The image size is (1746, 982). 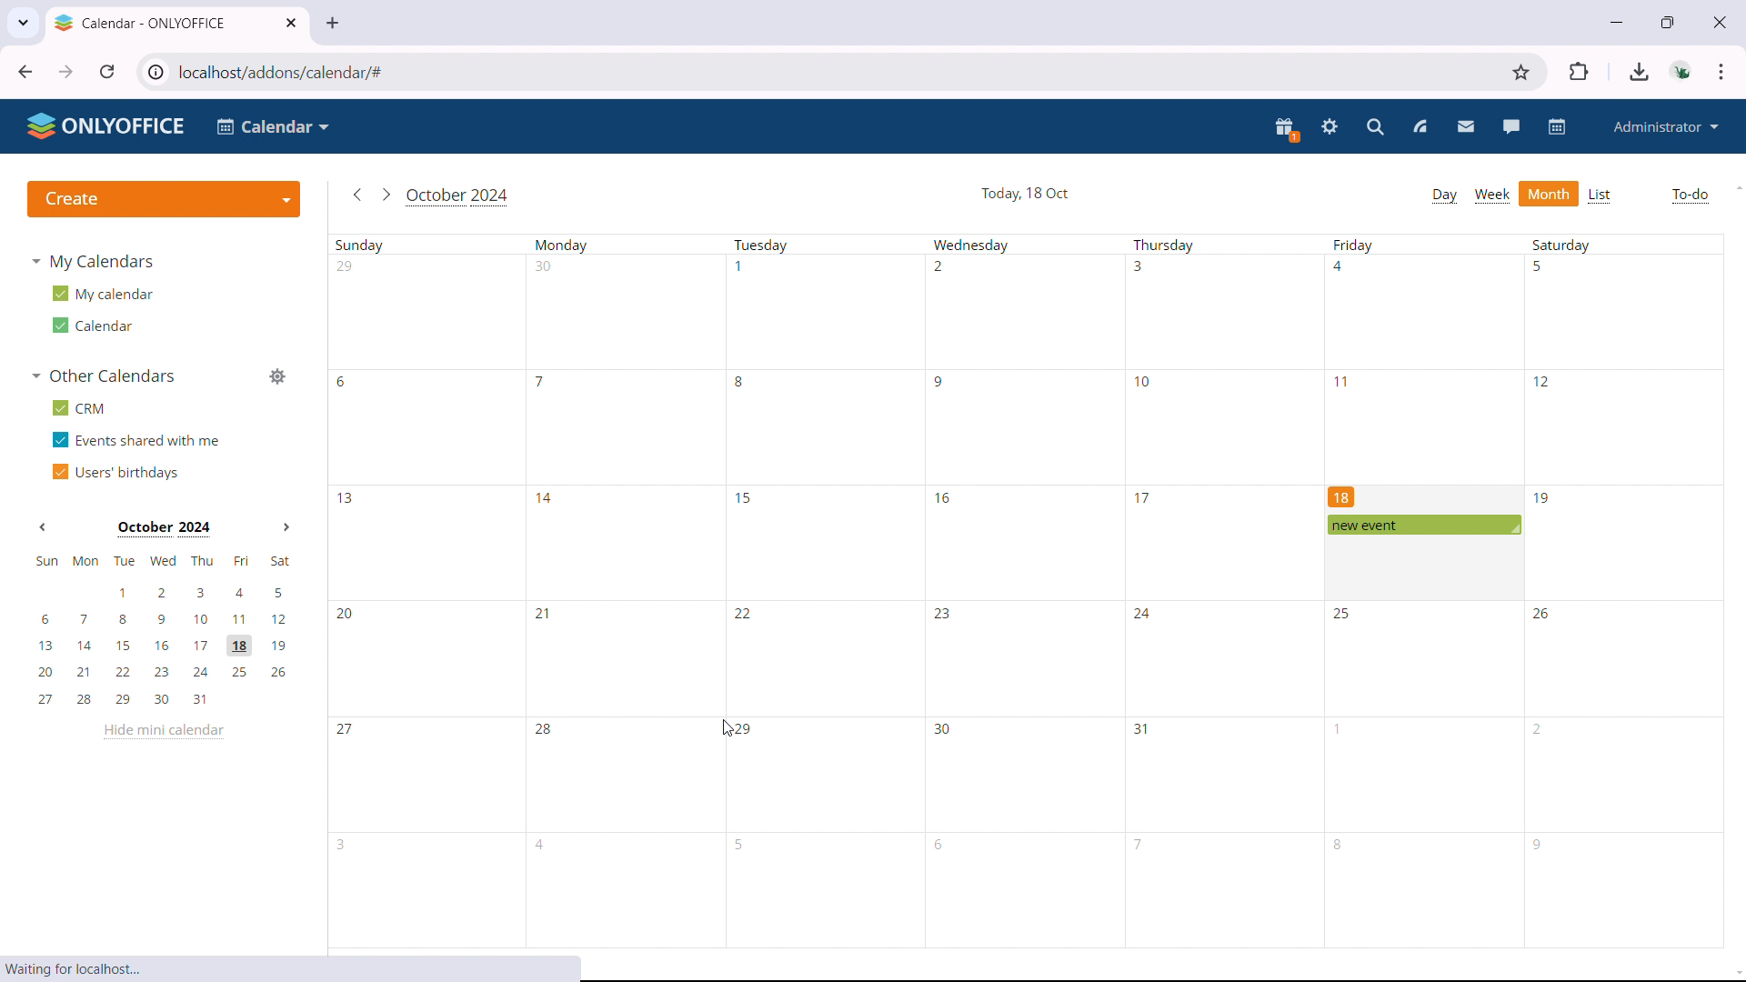 I want to click on 1, so click(x=740, y=266).